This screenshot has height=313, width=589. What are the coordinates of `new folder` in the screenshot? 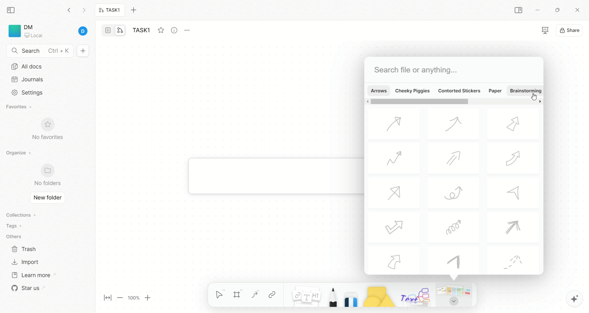 It's located at (46, 198).